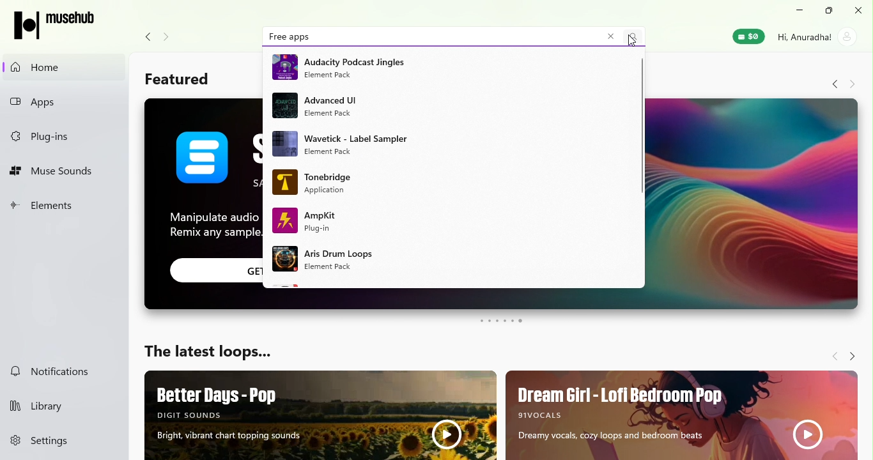  Describe the element at coordinates (449, 184) in the screenshot. I see `Ad` at that location.